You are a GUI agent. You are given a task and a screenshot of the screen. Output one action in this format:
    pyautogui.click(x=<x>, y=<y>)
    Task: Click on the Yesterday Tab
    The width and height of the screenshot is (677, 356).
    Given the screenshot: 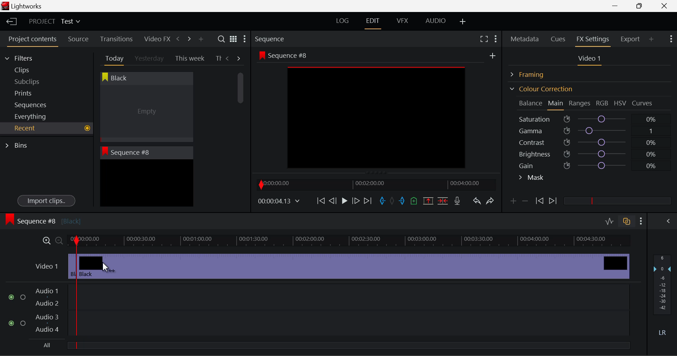 What is the action you would take?
    pyautogui.click(x=150, y=59)
    